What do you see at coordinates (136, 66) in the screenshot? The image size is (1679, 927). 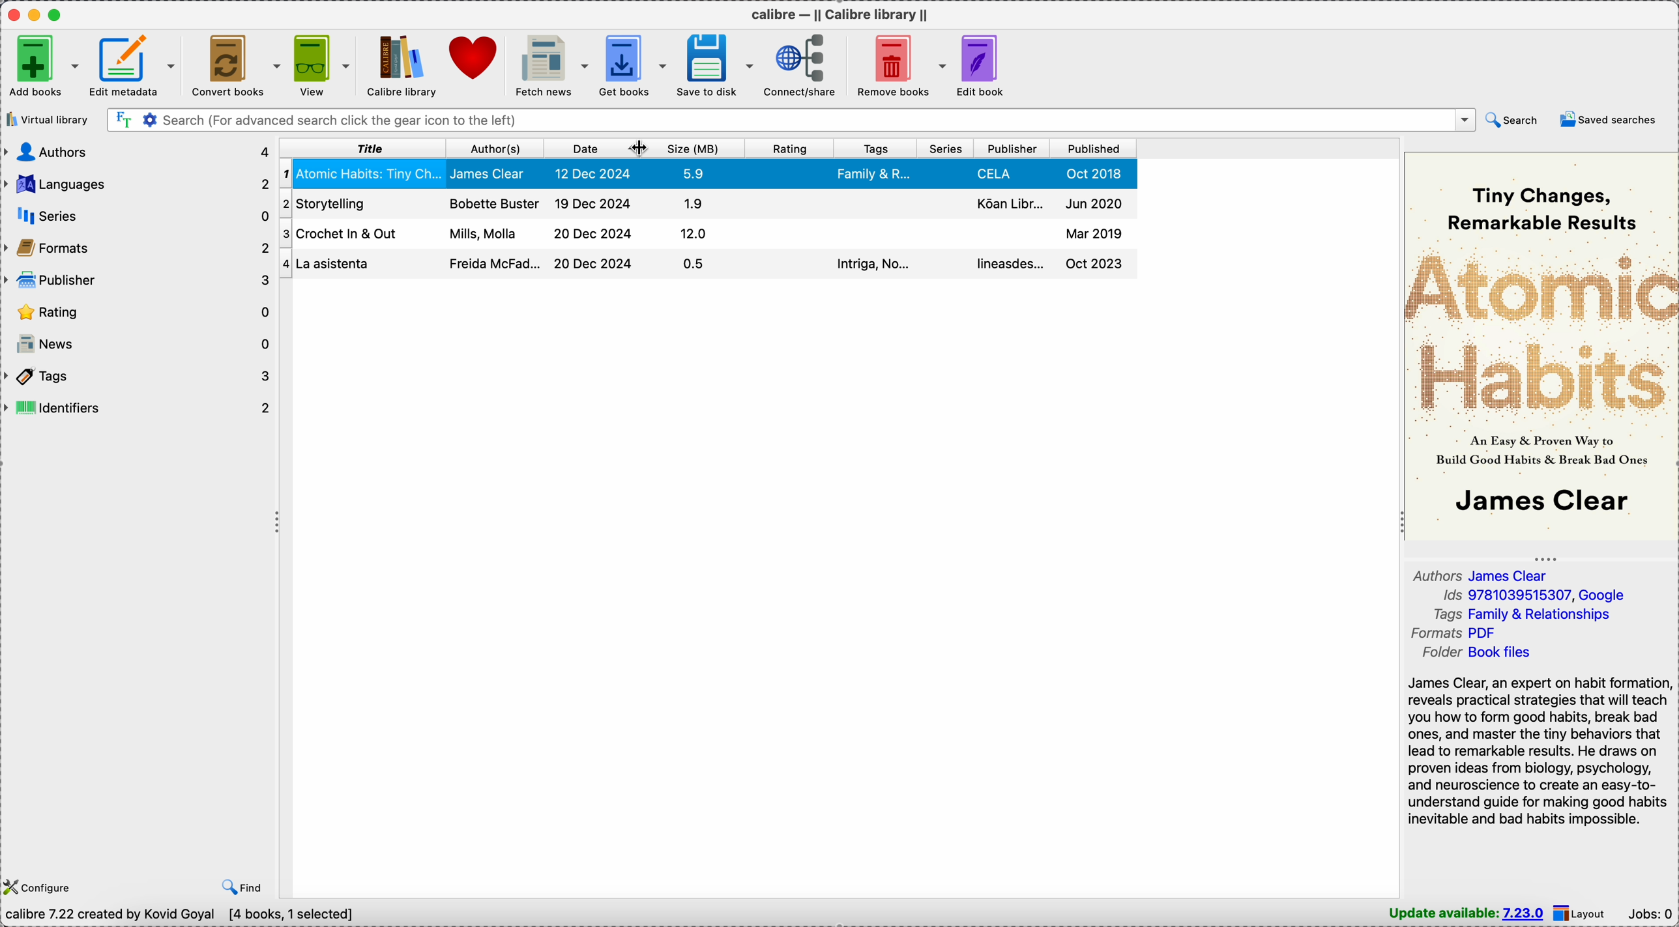 I see `edit metadata` at bounding box center [136, 66].